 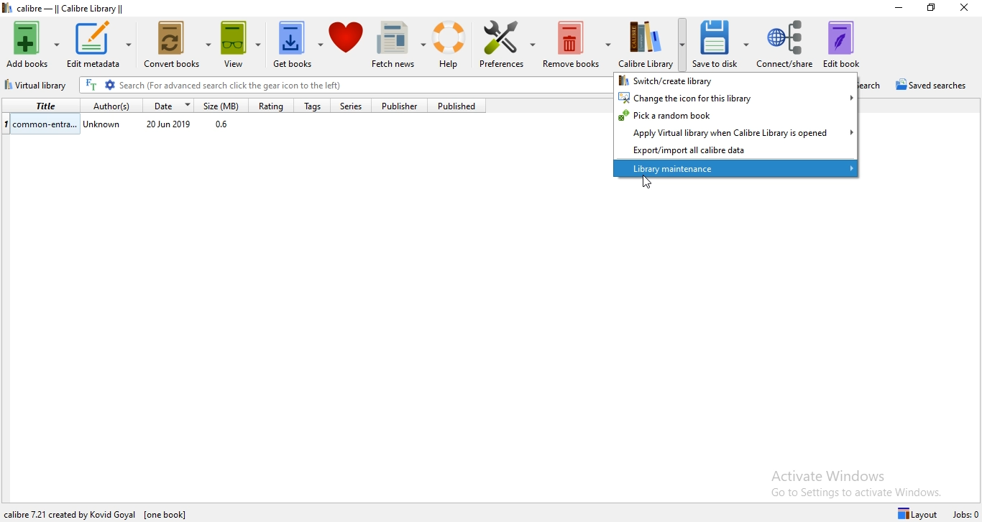 I want to click on export/import all calibre data, so click(x=735, y=151).